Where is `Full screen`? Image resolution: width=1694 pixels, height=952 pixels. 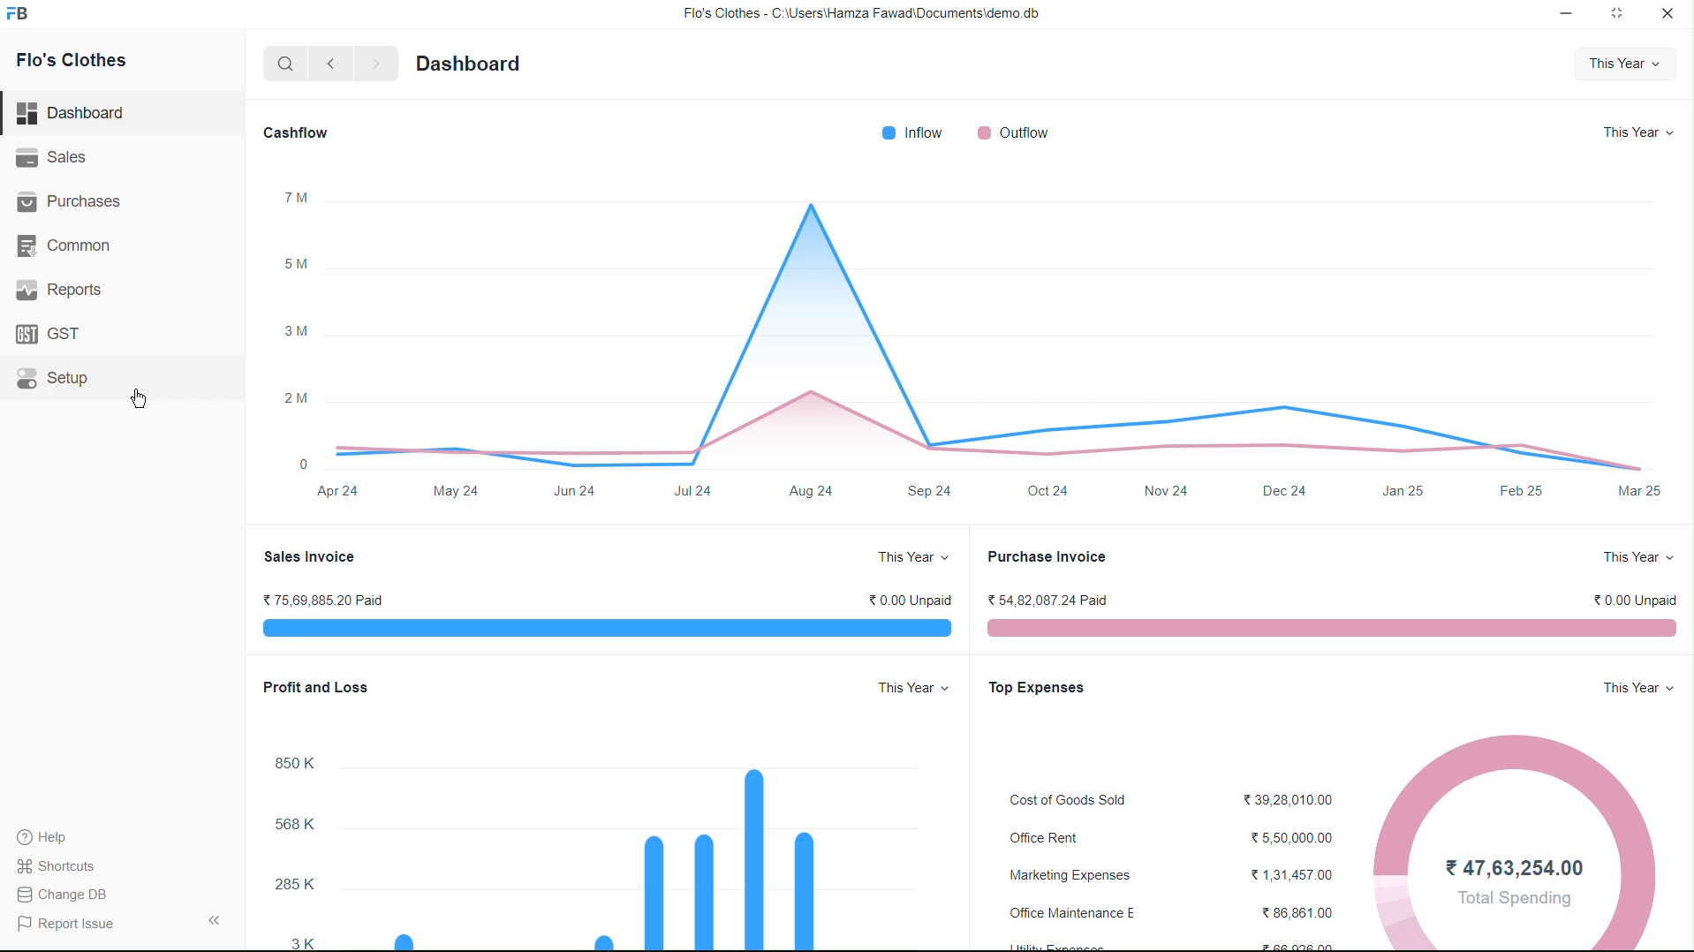
Full screen is located at coordinates (1618, 15).